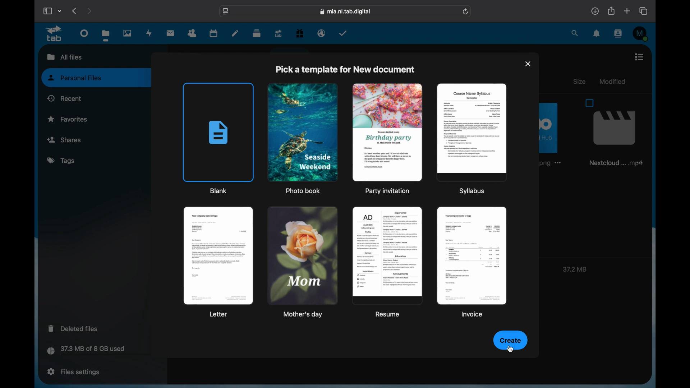  Describe the element at coordinates (73, 372) in the screenshot. I see `files settings` at that location.